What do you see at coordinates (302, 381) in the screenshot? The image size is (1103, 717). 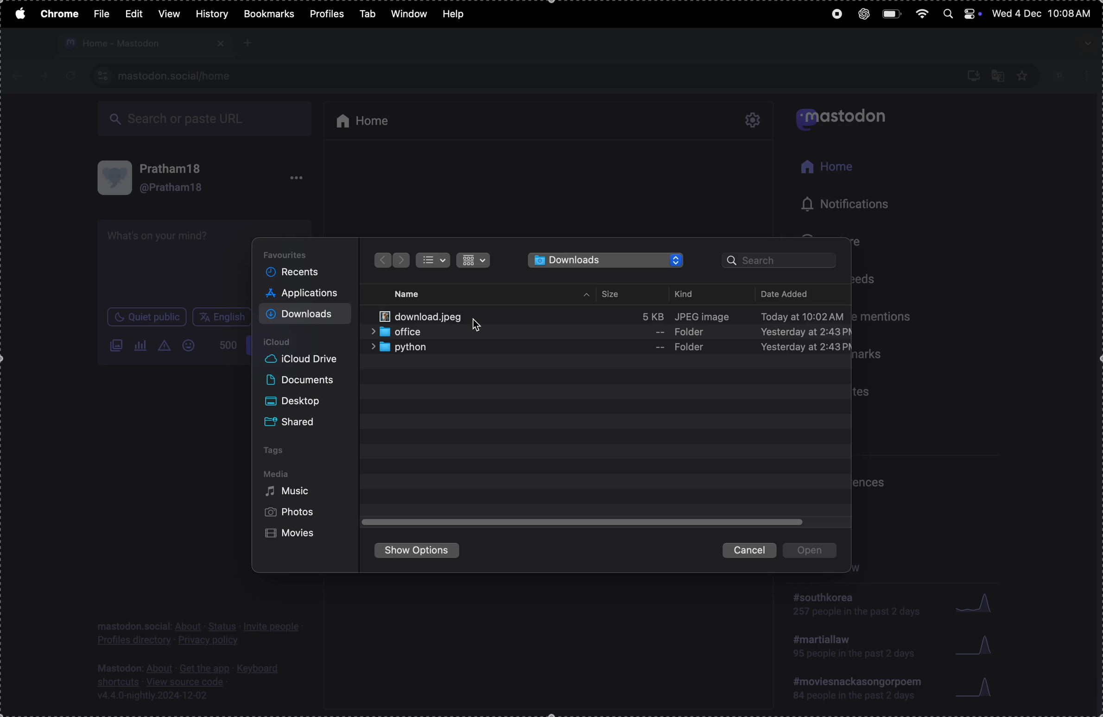 I see `Documents` at bounding box center [302, 381].